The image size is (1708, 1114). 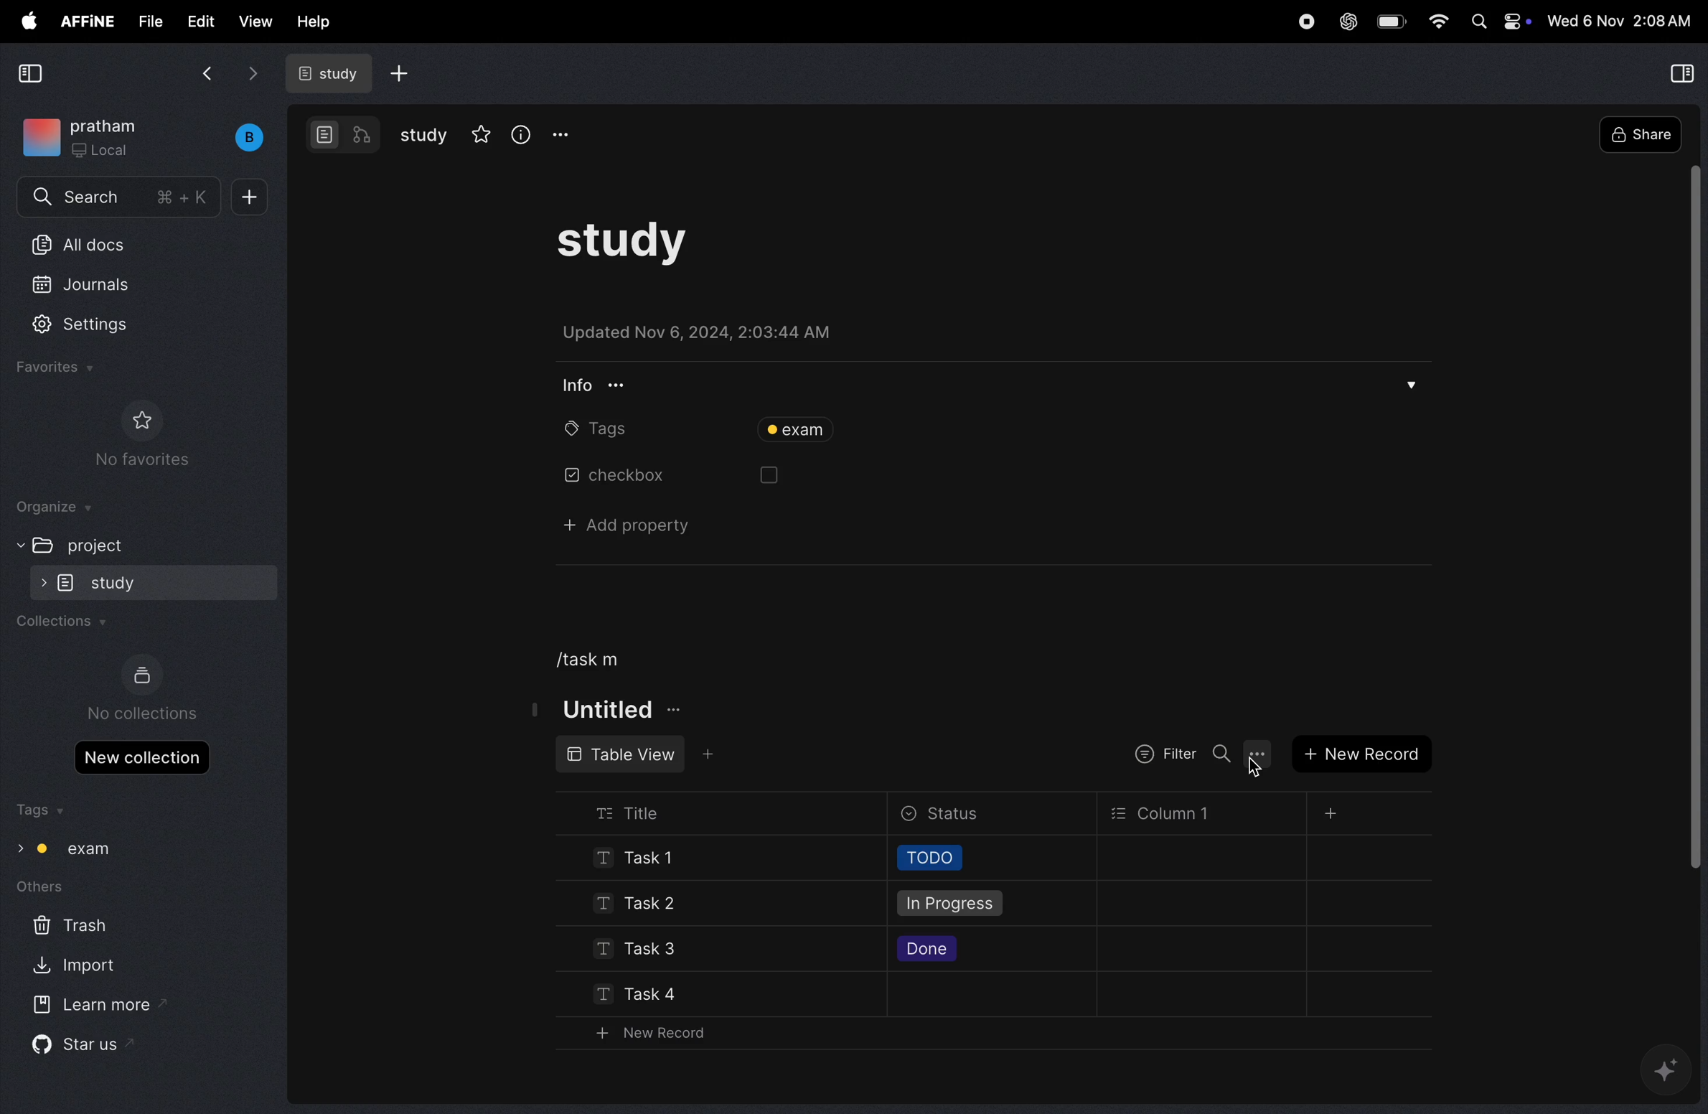 What do you see at coordinates (621, 754) in the screenshot?
I see `table view` at bounding box center [621, 754].